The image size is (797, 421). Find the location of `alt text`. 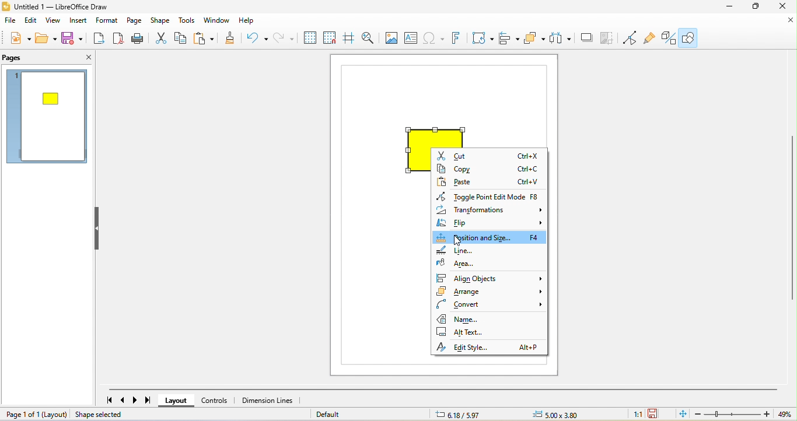

alt text is located at coordinates (487, 331).